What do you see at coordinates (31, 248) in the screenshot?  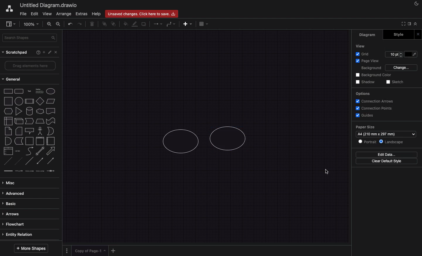 I see `more shapes` at bounding box center [31, 248].